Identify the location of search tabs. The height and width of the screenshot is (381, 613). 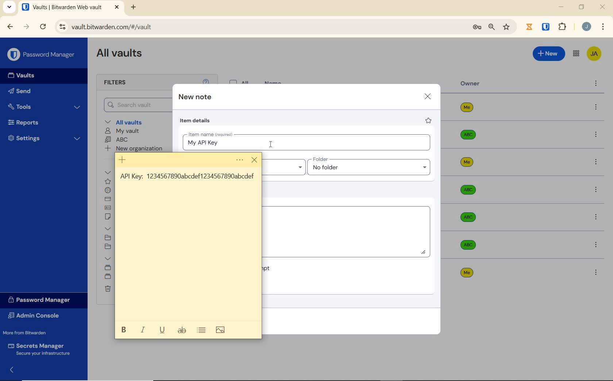
(9, 7).